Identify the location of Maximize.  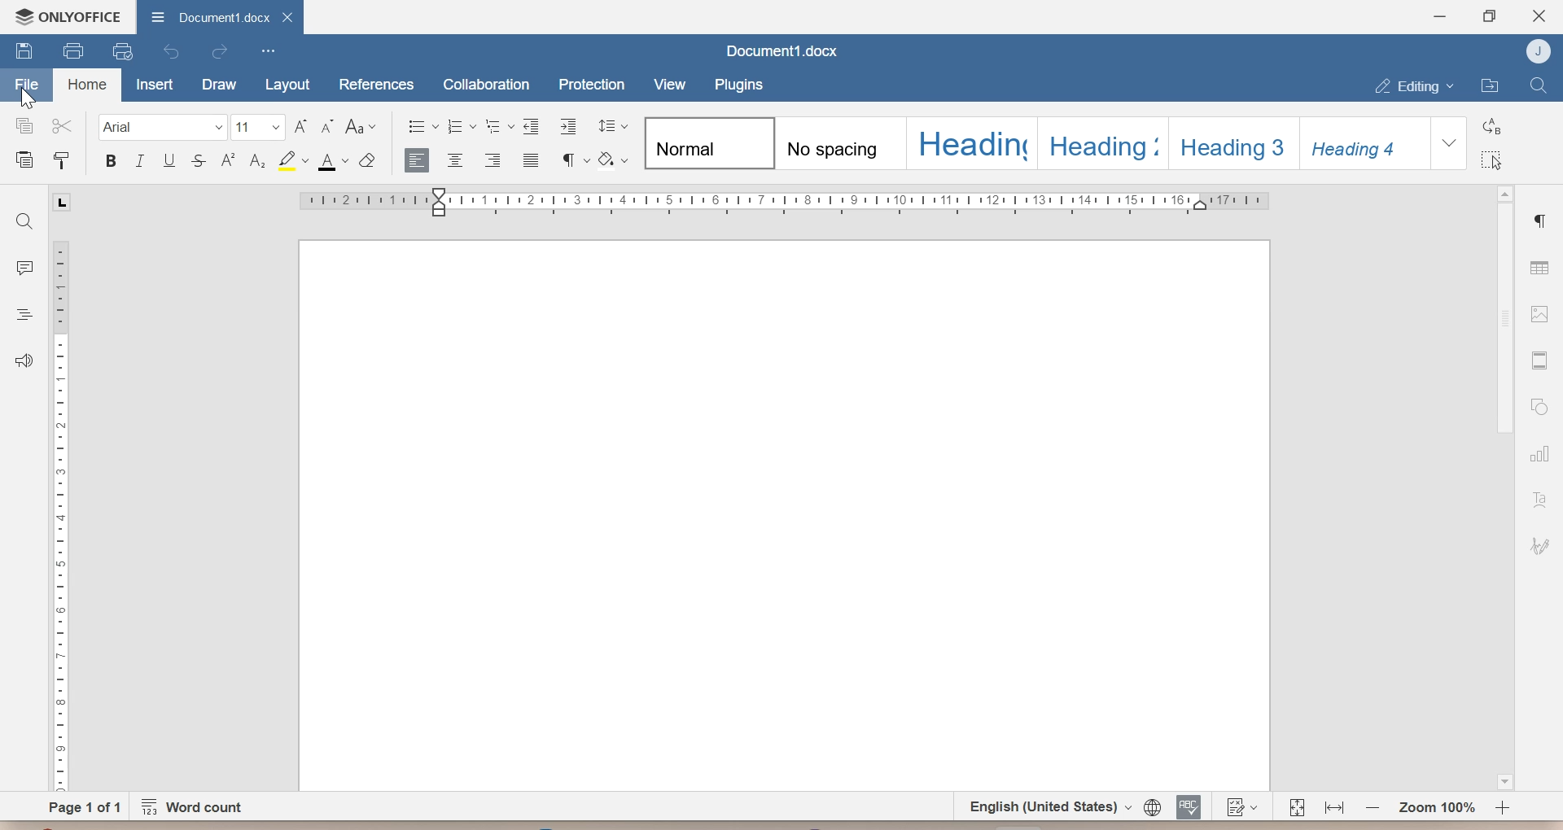
(1490, 16).